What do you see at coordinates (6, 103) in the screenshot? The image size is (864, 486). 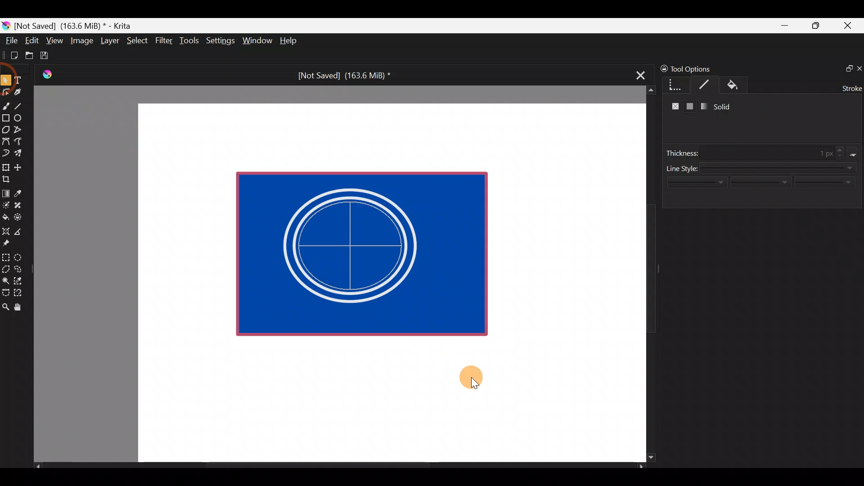 I see `Freehand brush tool` at bounding box center [6, 103].